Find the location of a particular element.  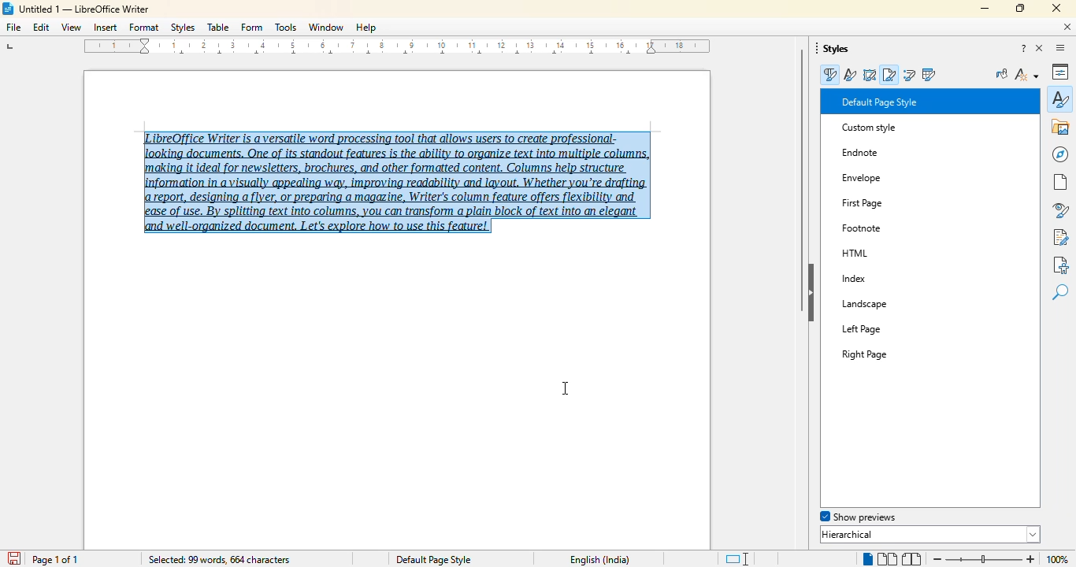

find is located at coordinates (1060, 293).